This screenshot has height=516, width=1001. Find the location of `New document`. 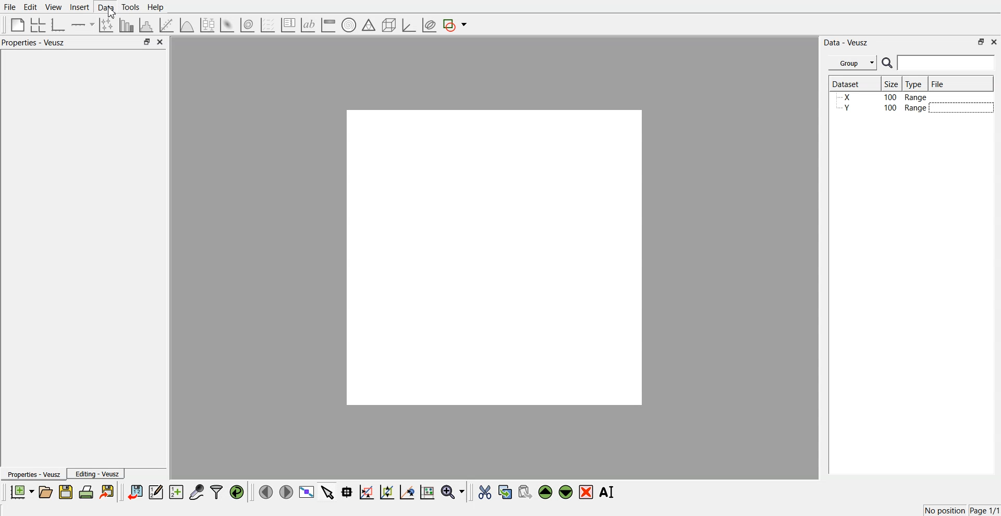

New document is located at coordinates (21, 492).